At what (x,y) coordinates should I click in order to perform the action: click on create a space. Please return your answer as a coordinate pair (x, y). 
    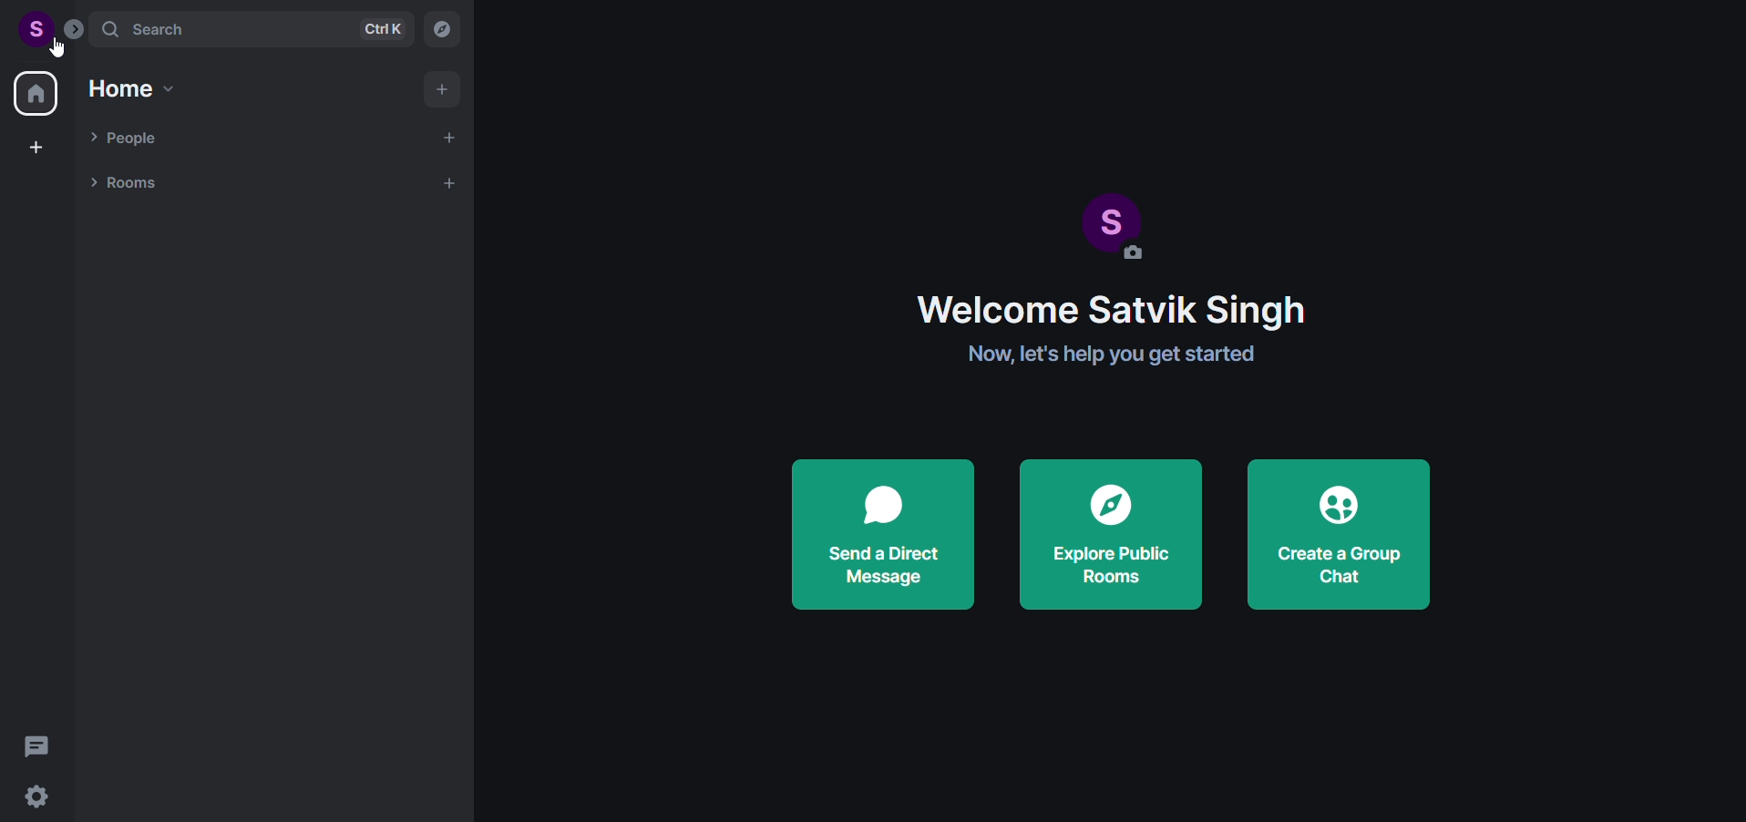
    Looking at the image, I should click on (38, 146).